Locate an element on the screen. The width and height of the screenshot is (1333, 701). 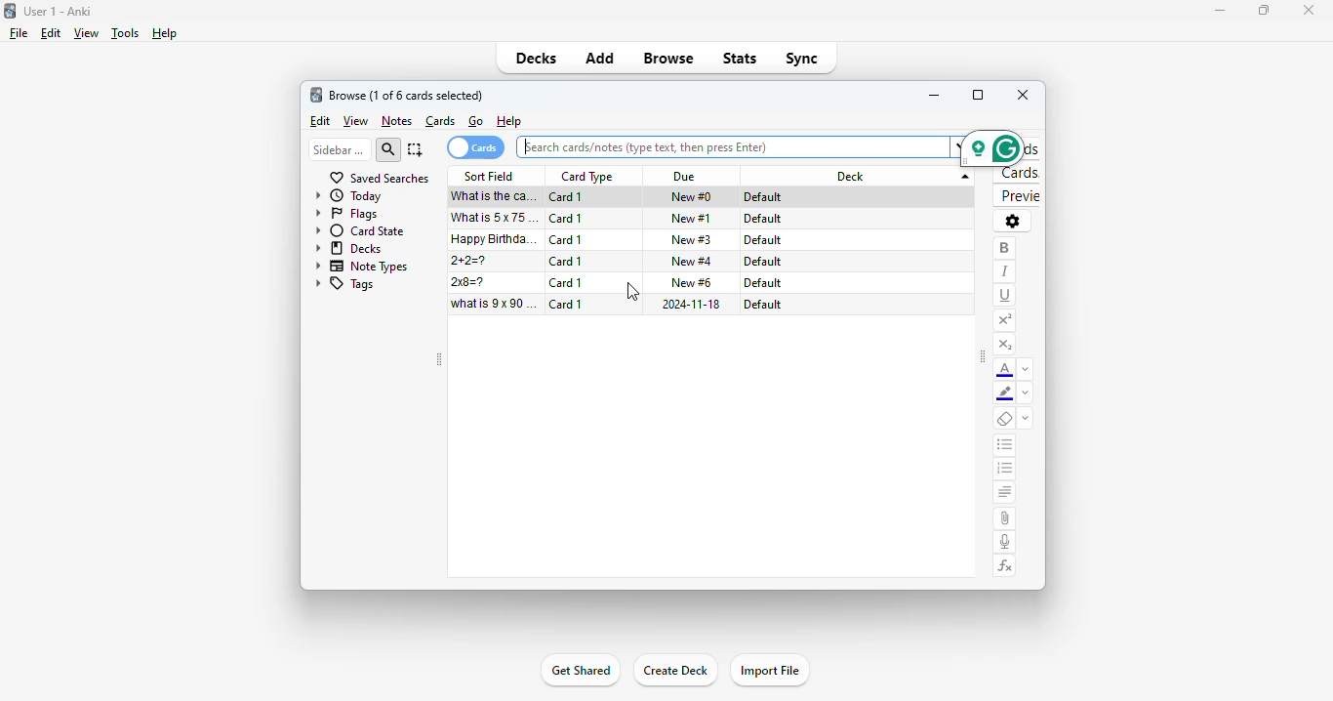
default is located at coordinates (763, 240).